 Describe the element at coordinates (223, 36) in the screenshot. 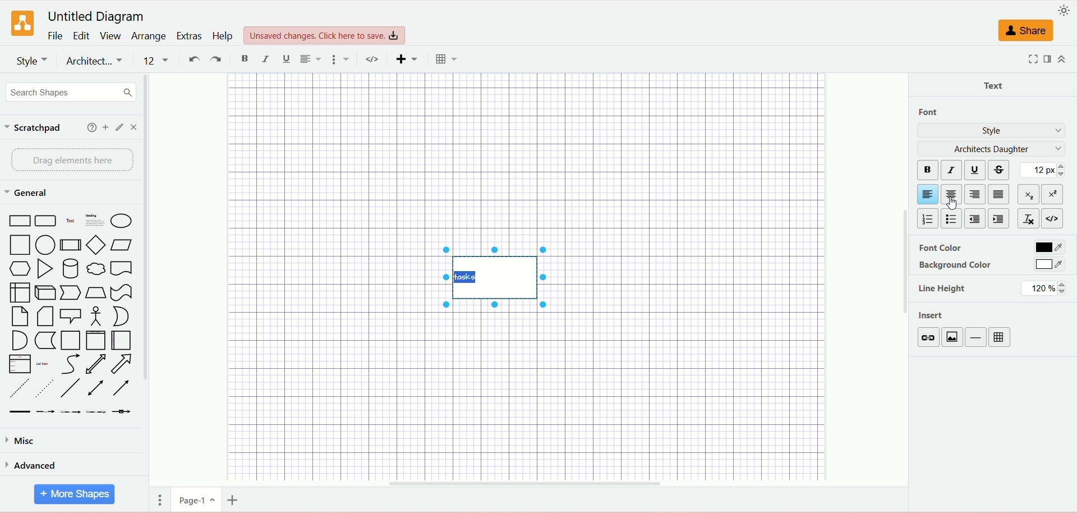

I see `help` at that location.